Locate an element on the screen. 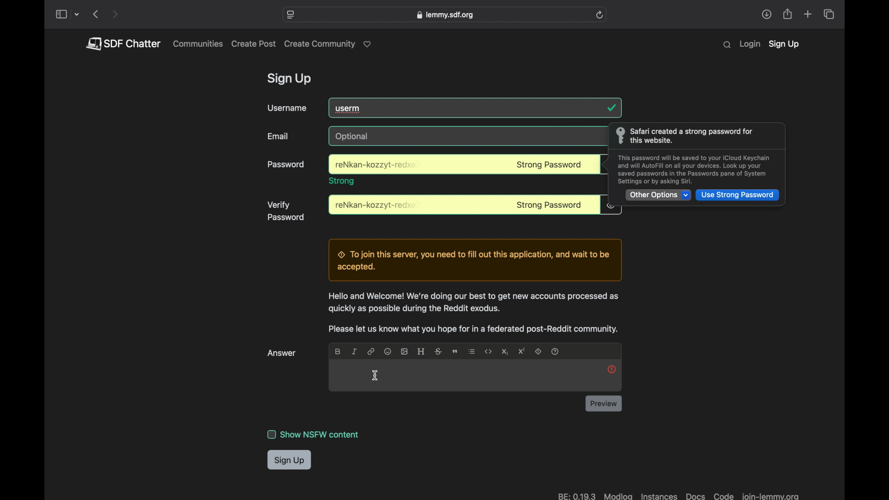 This screenshot has width=889, height=500. communities is located at coordinates (198, 44).